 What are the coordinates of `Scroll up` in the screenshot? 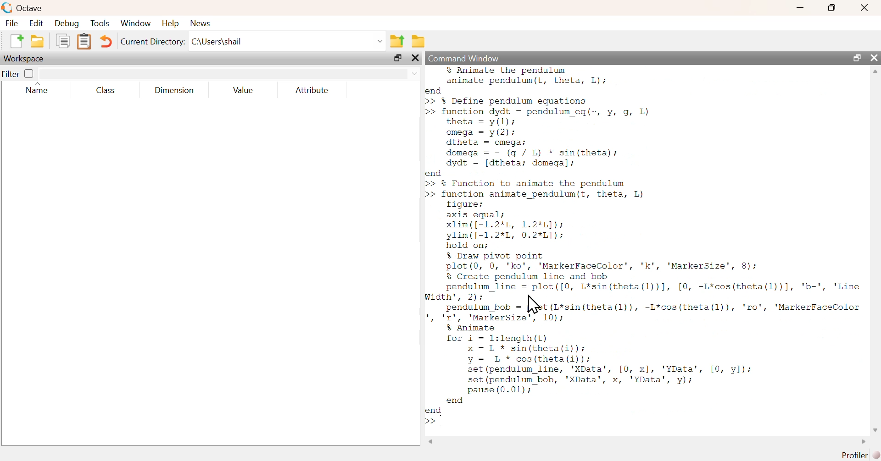 It's located at (874, 71).